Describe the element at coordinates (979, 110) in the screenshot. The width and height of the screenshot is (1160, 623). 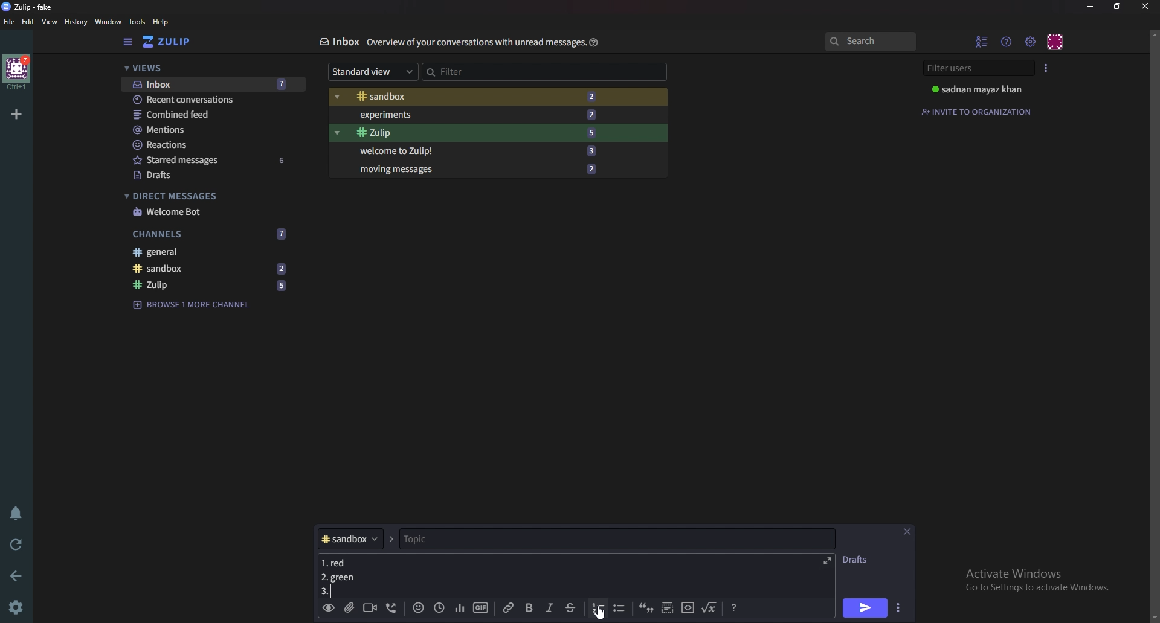
I see `Invite to organization` at that location.